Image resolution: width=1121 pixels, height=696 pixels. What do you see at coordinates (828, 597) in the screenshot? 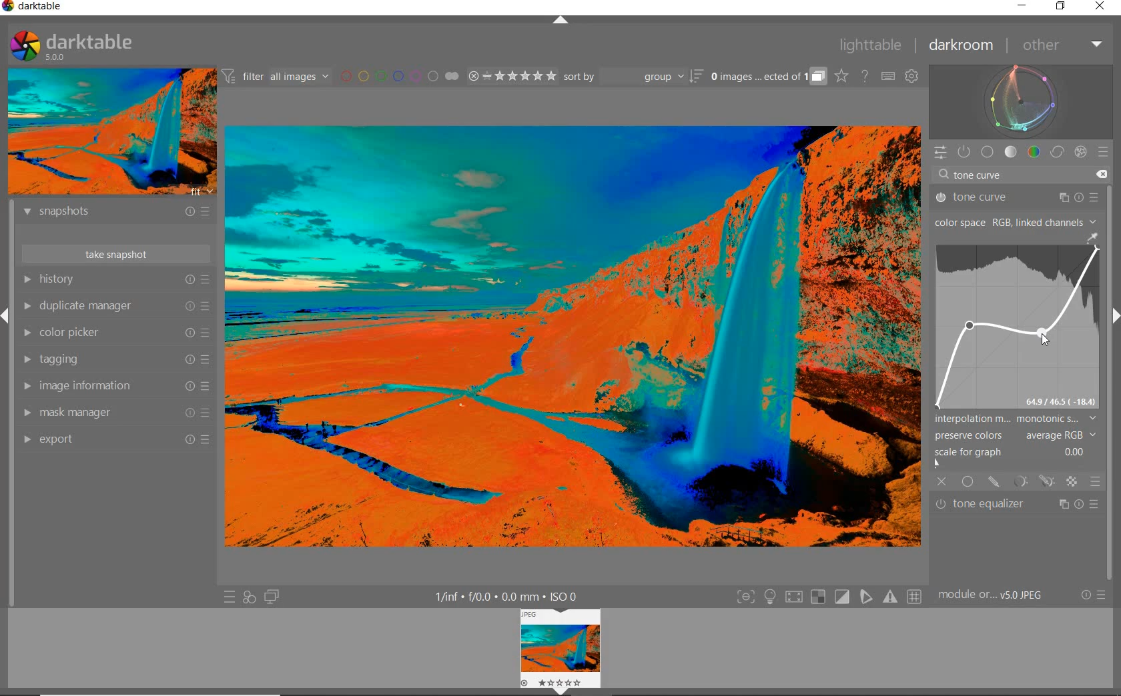
I see `TOGGLE MODES` at bounding box center [828, 597].